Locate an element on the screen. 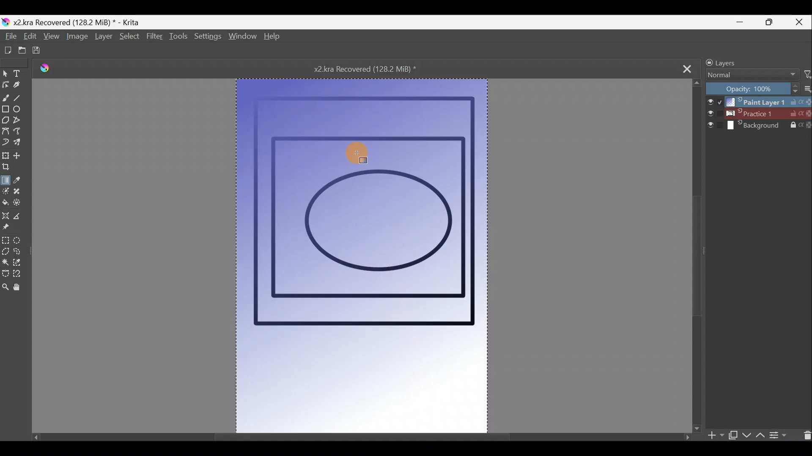  Create new document is located at coordinates (5, 50).